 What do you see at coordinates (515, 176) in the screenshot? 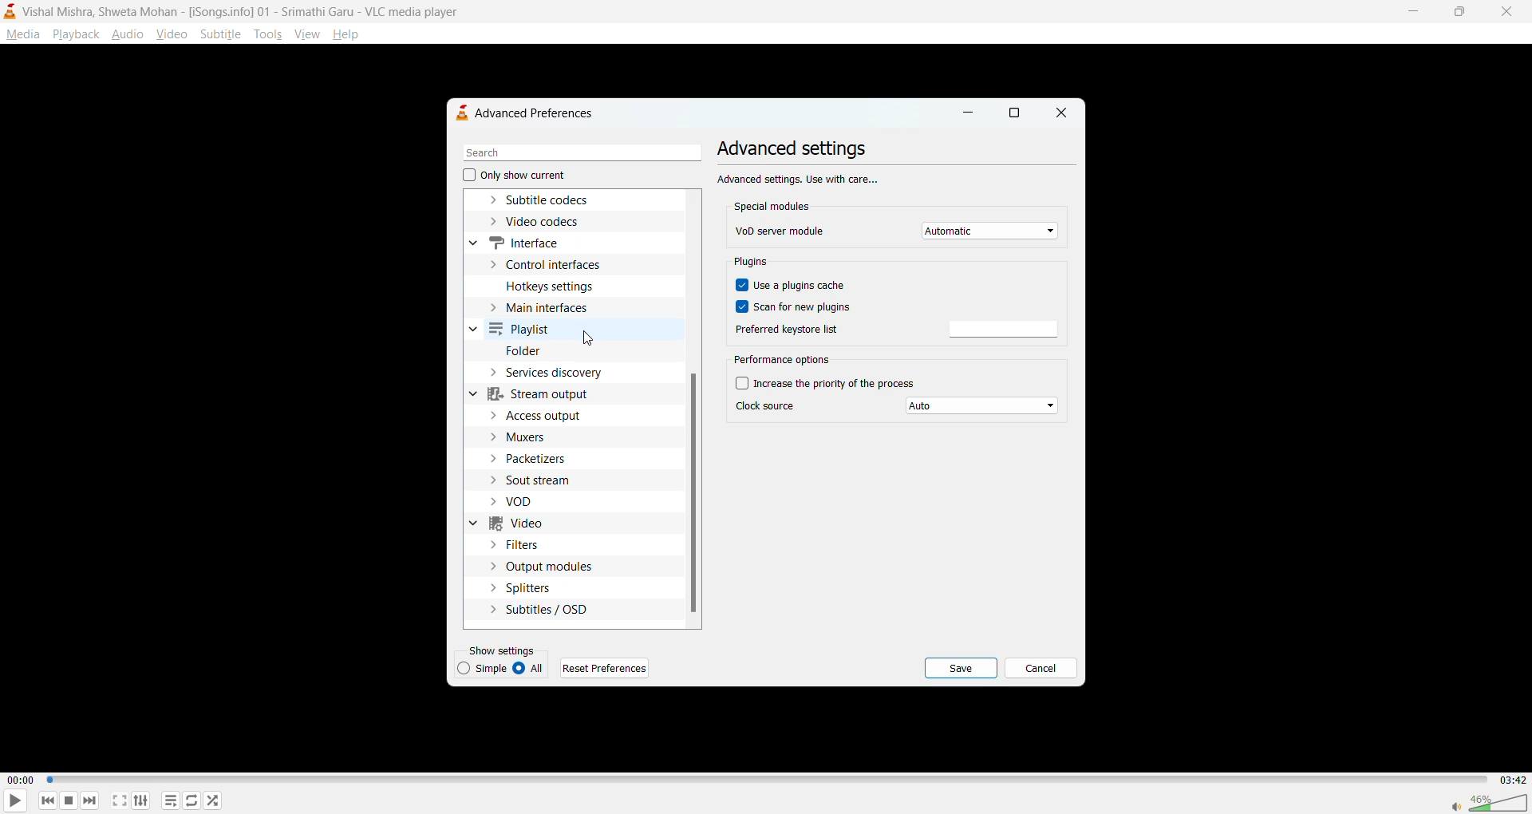
I see `only show current` at bounding box center [515, 176].